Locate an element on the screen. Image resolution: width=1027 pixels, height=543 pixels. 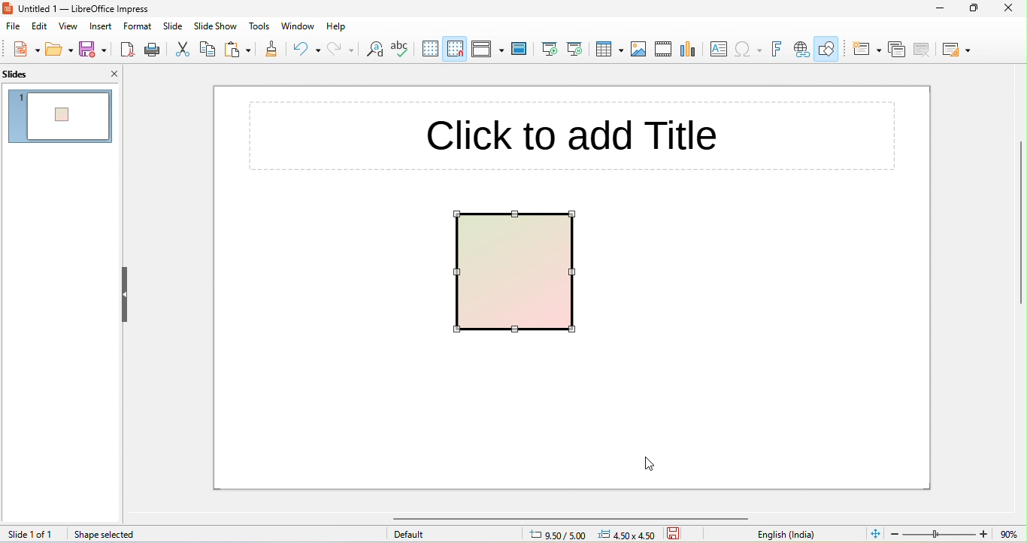
copy is located at coordinates (208, 47).